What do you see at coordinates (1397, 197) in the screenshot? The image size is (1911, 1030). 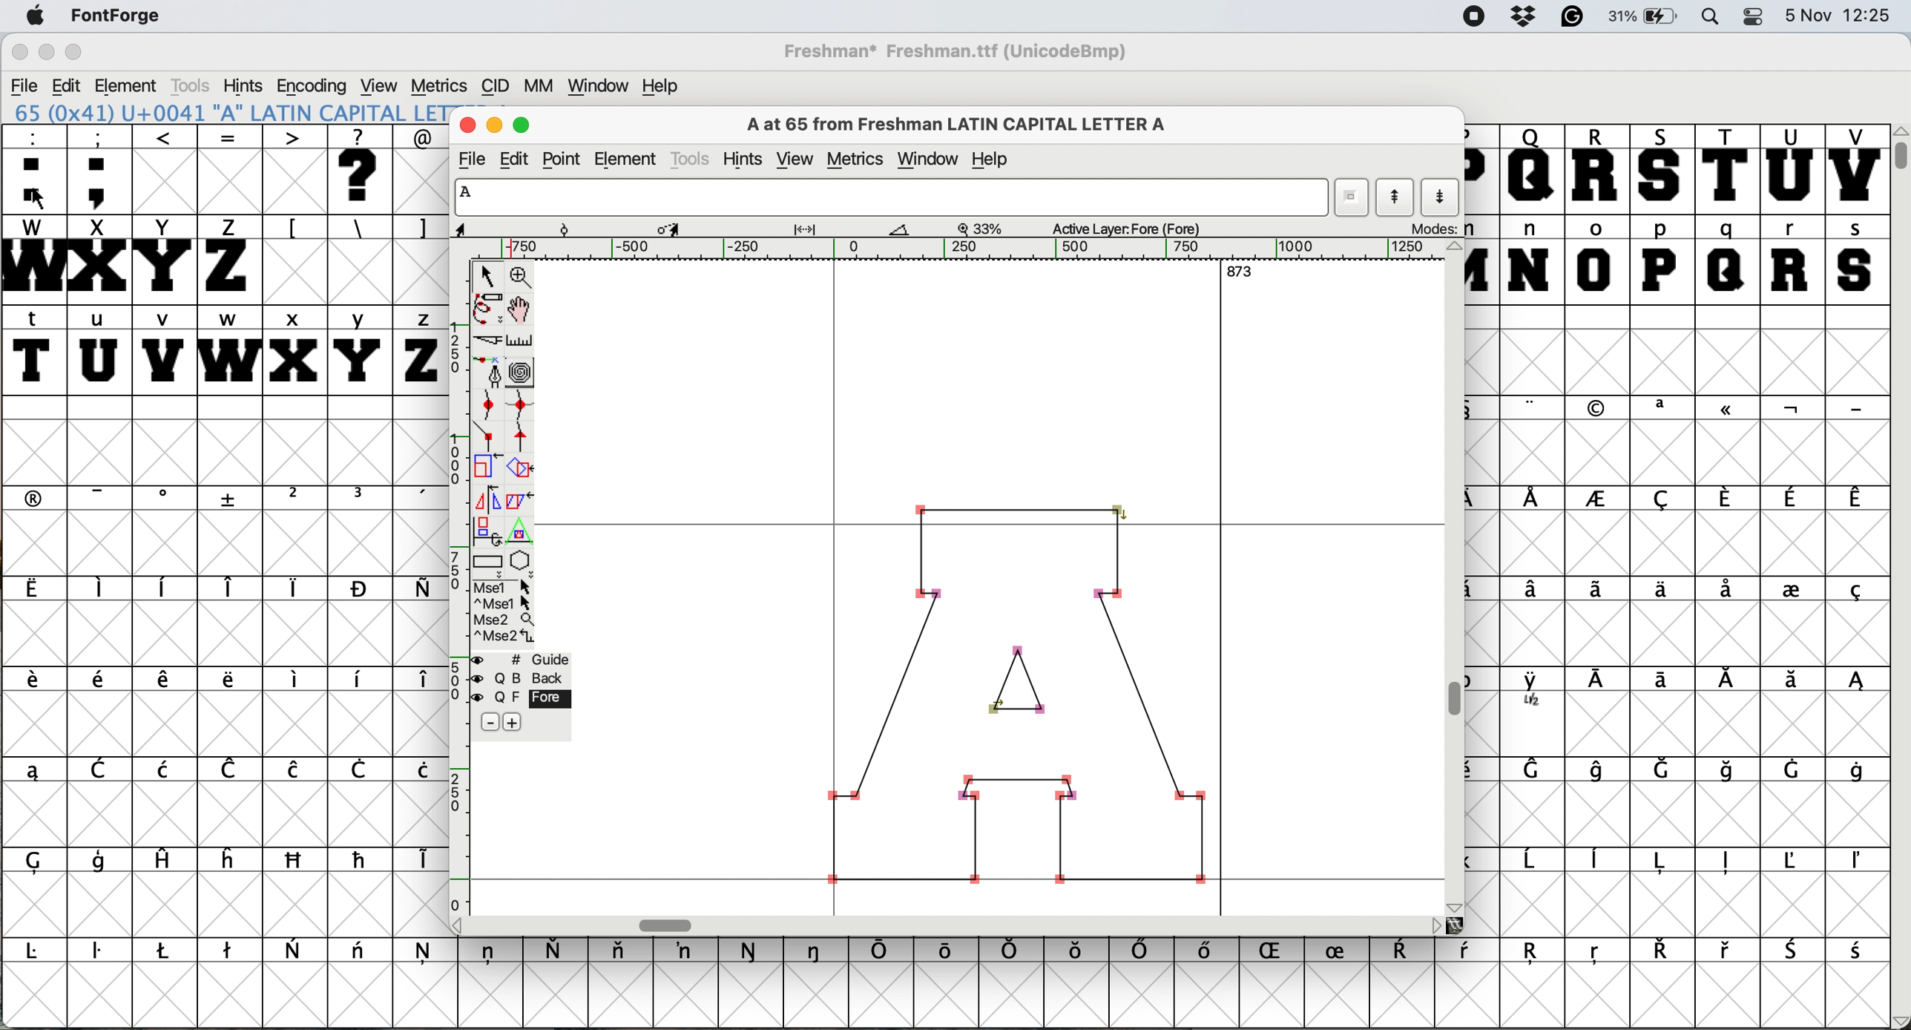 I see `show previous character` at bounding box center [1397, 197].